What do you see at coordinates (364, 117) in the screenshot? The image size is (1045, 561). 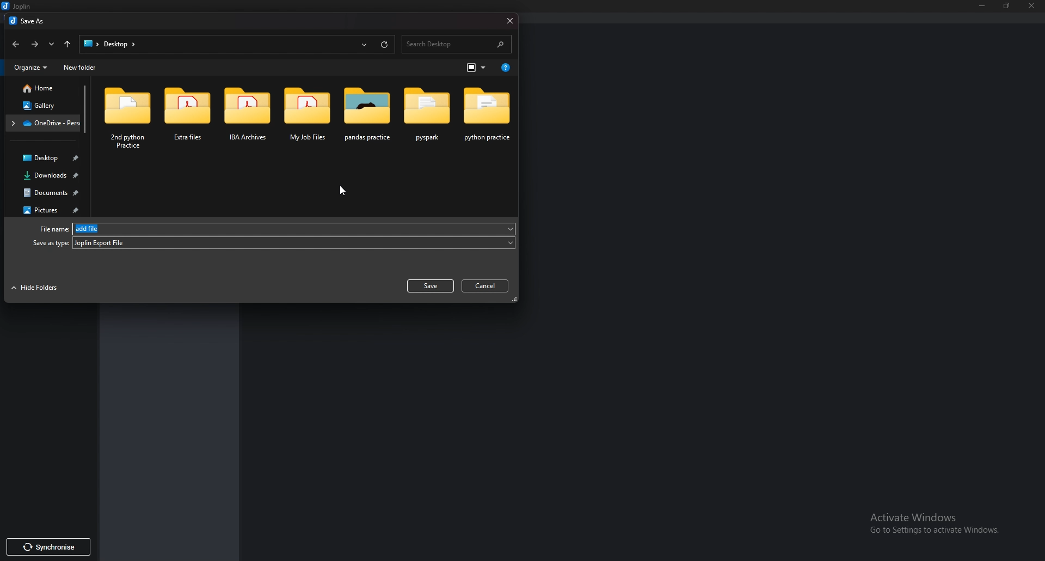 I see `folder` at bounding box center [364, 117].